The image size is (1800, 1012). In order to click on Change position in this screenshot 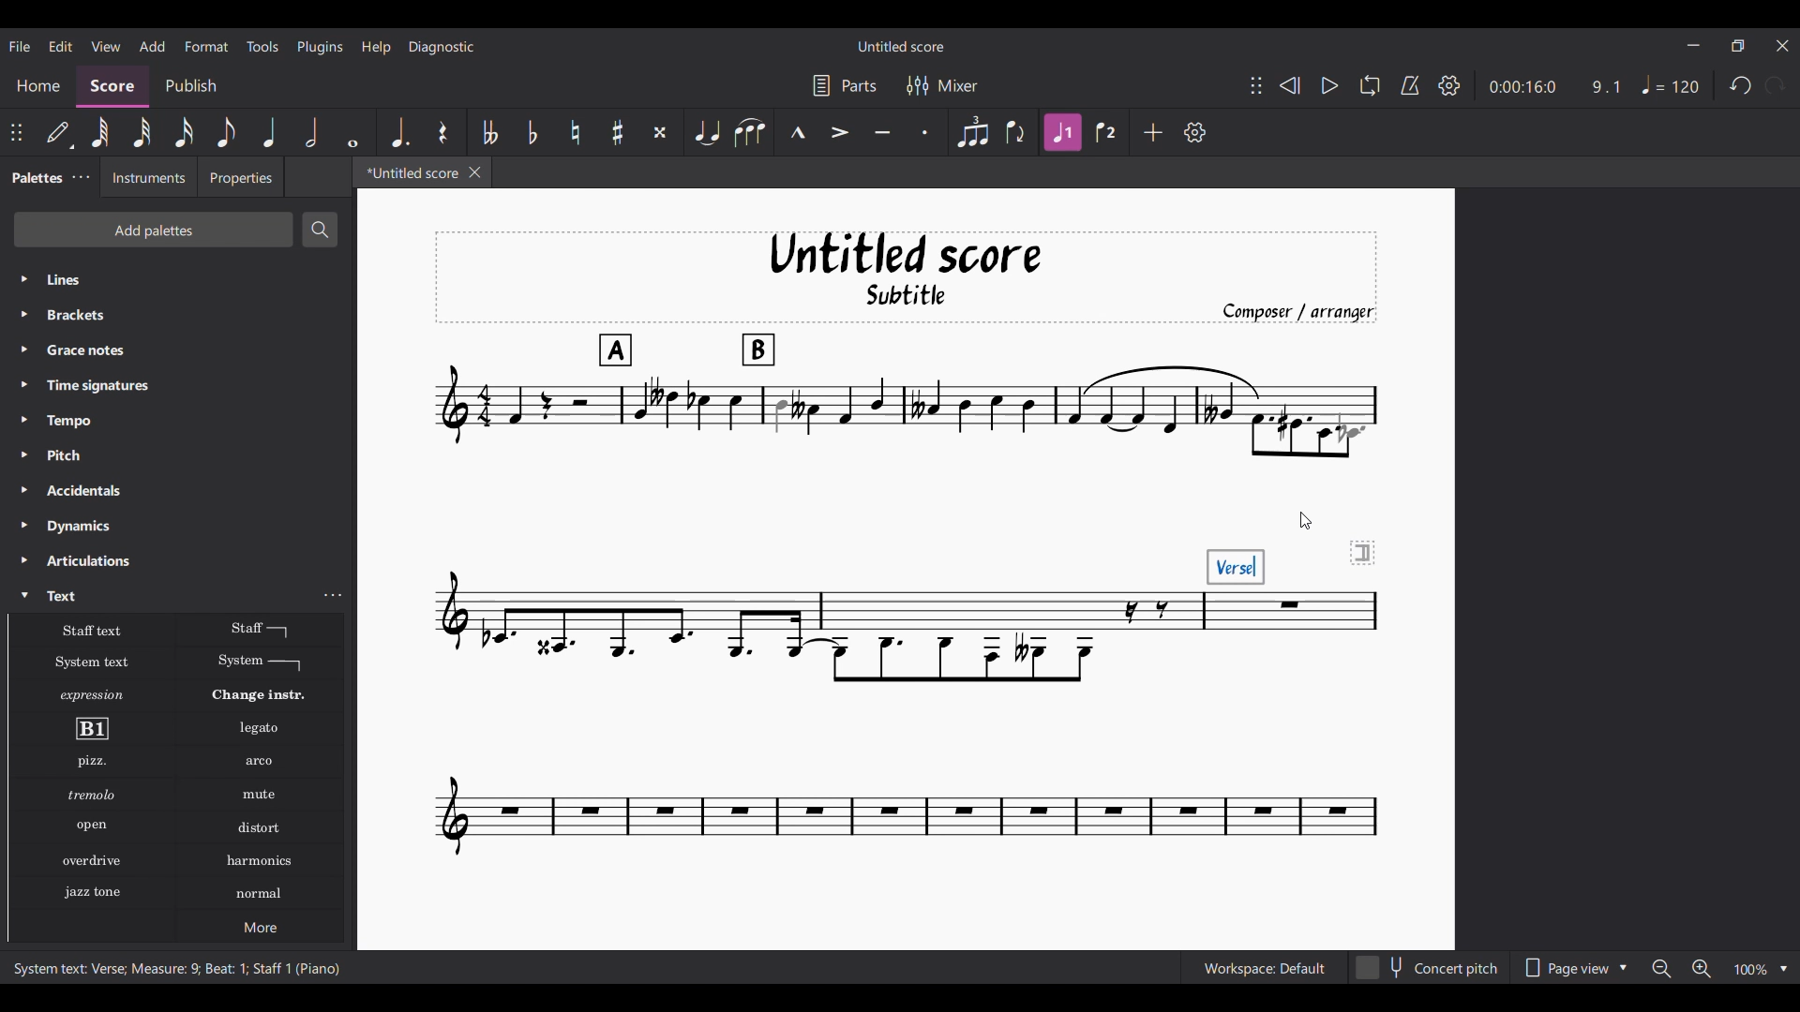, I will do `click(1256, 85)`.